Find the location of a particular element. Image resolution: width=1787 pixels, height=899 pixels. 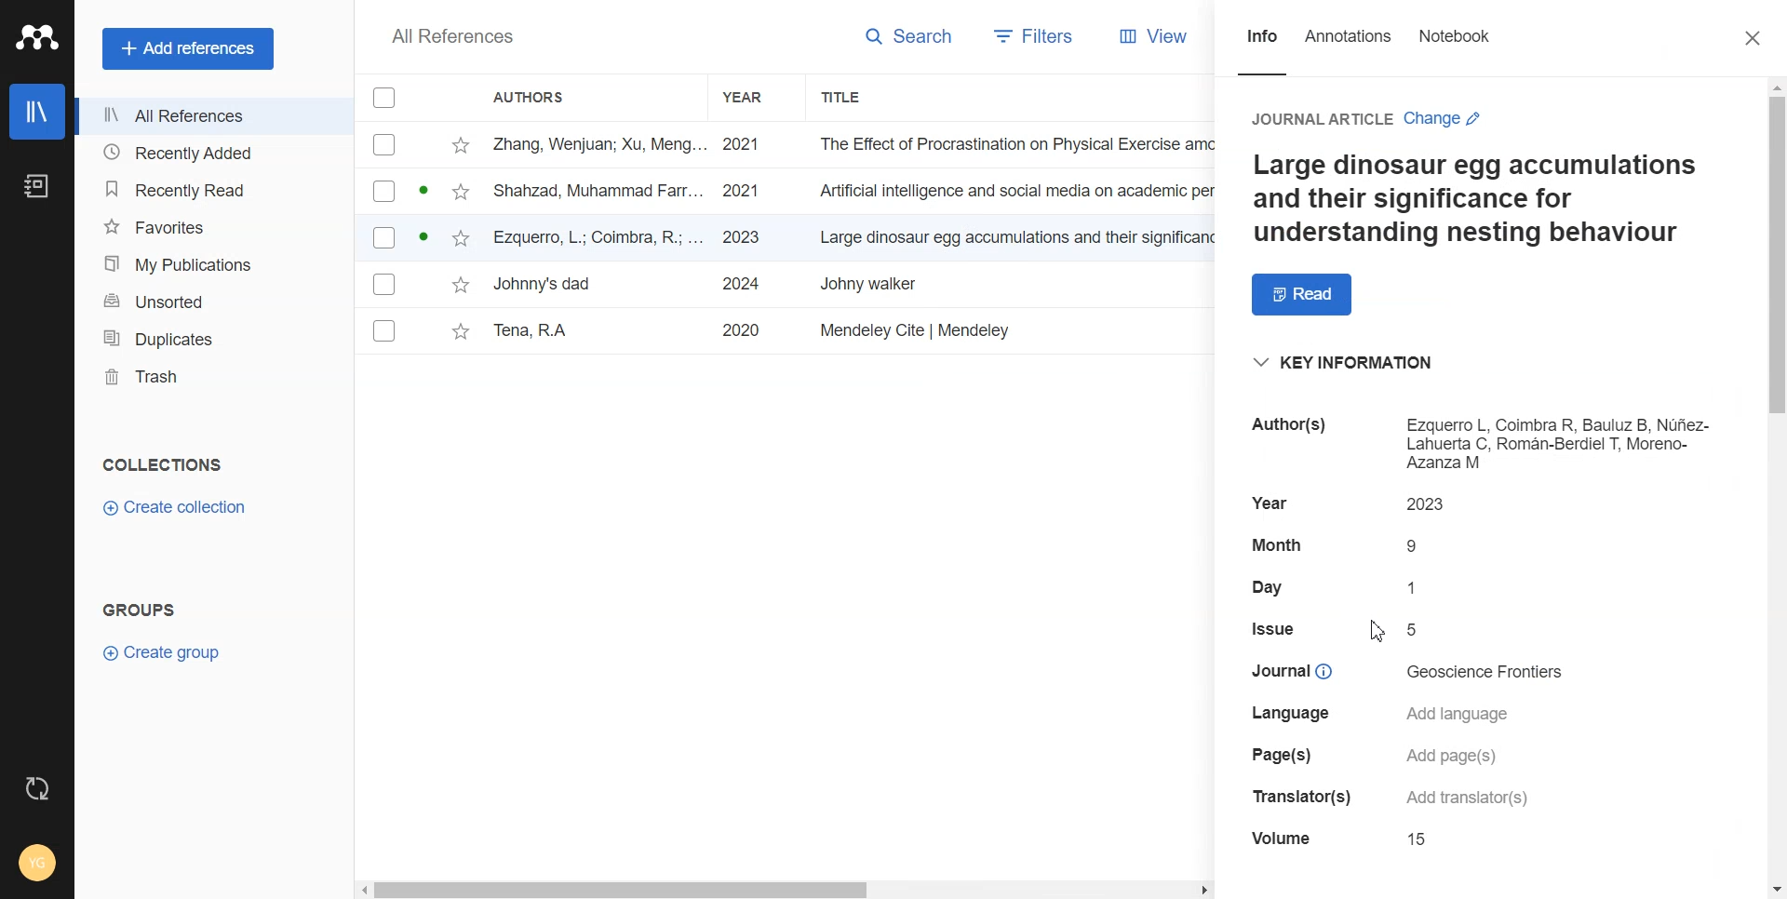

Text is located at coordinates (1478, 201).